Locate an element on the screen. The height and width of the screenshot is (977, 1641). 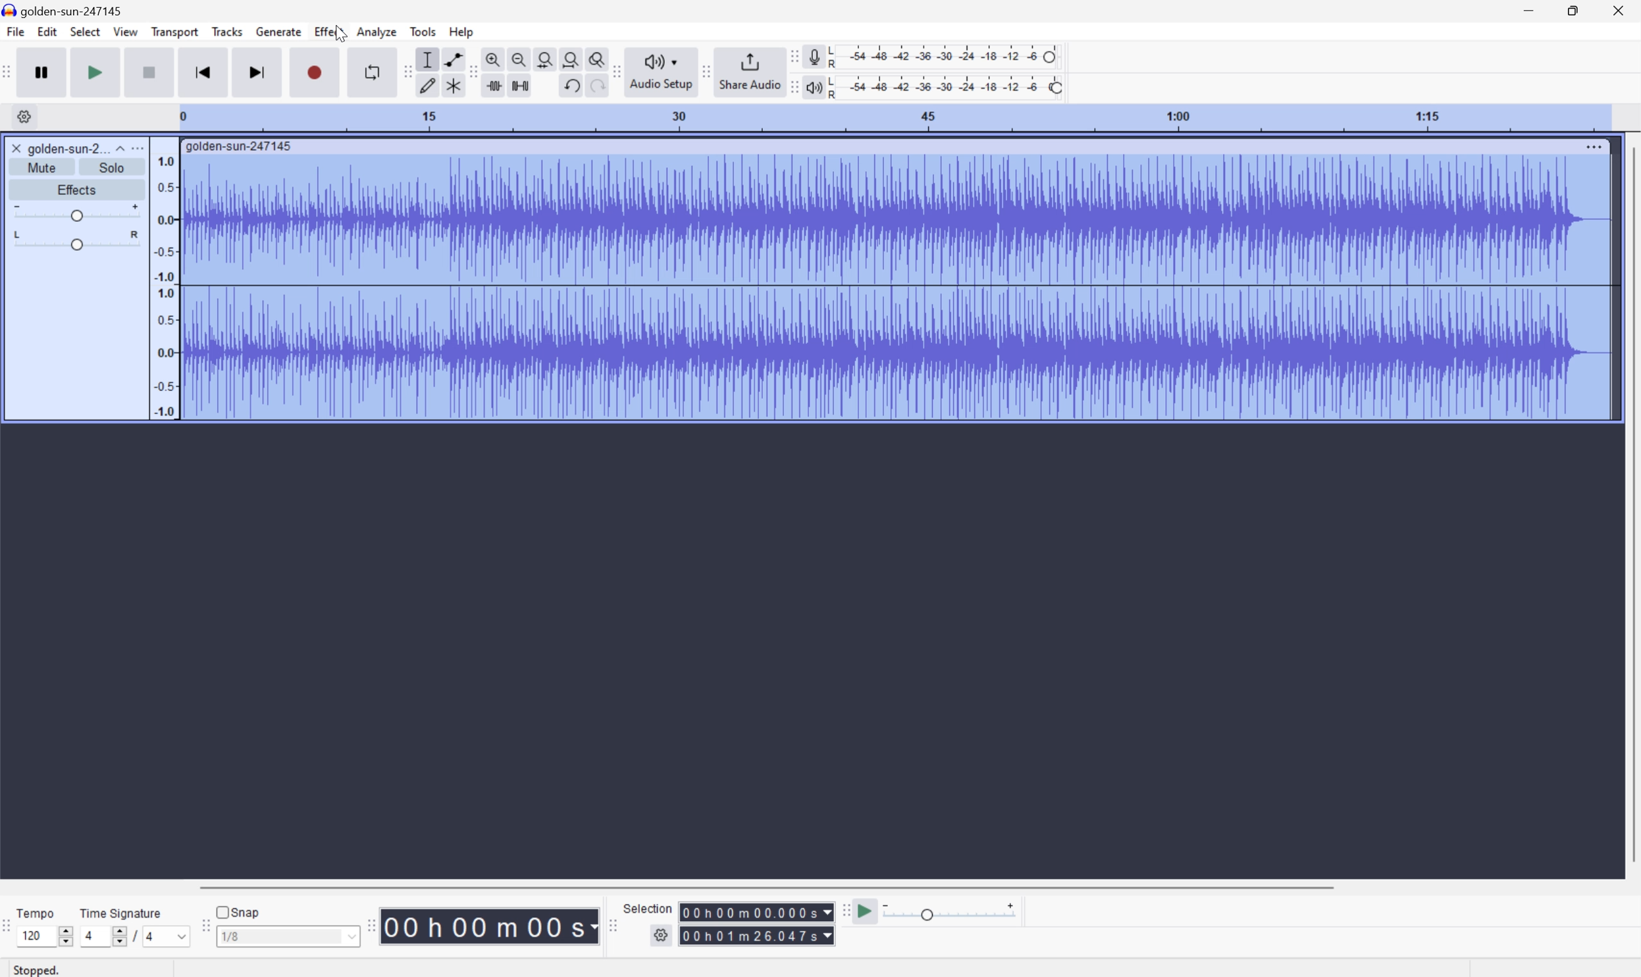
Play is located at coordinates (95, 71).